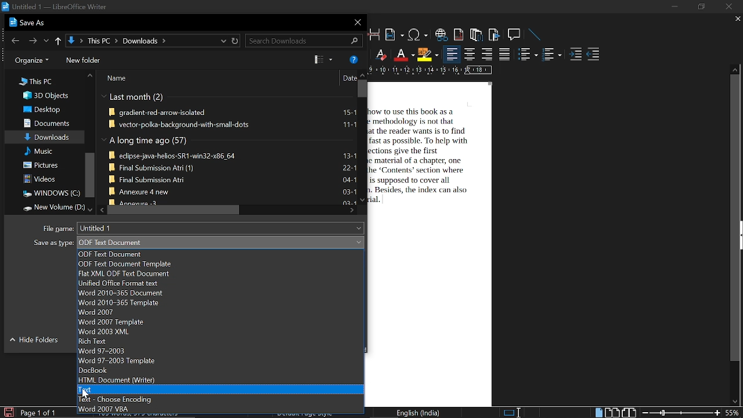 The image size is (743, 418). What do you see at coordinates (348, 79) in the screenshot?
I see `Date` at bounding box center [348, 79].